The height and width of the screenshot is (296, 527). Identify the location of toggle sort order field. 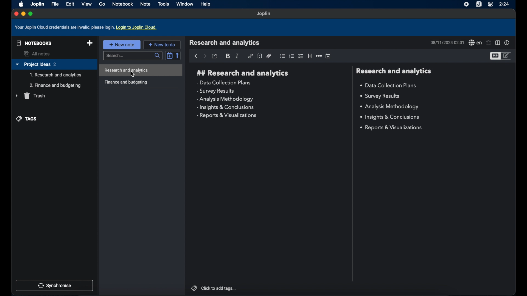
(170, 55).